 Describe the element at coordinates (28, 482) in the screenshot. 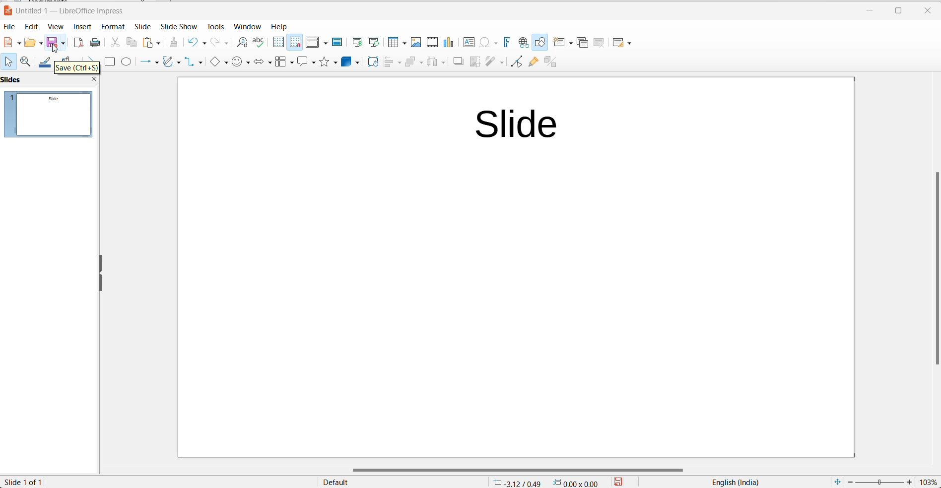

I see `slide number` at that location.